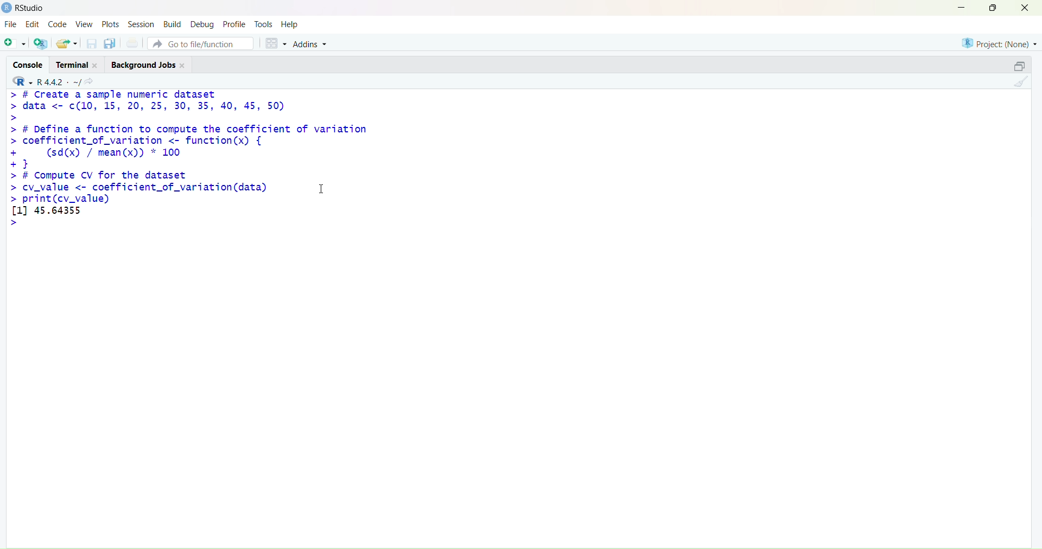  I want to click on terminal, so click(73, 66).